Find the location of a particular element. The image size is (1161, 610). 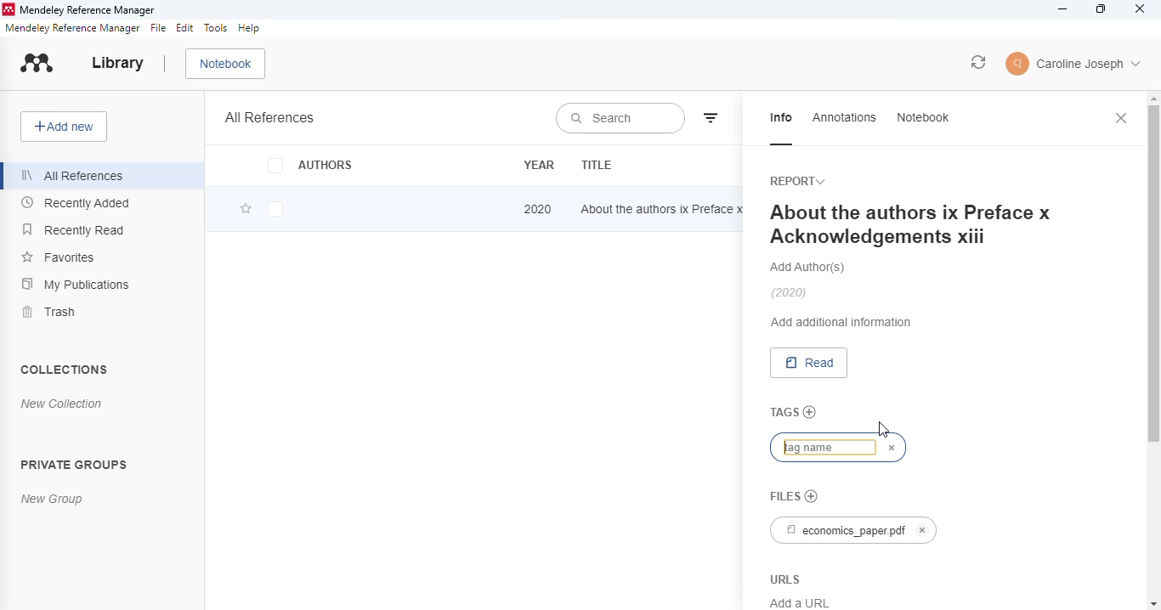

mendeley reference manager is located at coordinates (88, 10).